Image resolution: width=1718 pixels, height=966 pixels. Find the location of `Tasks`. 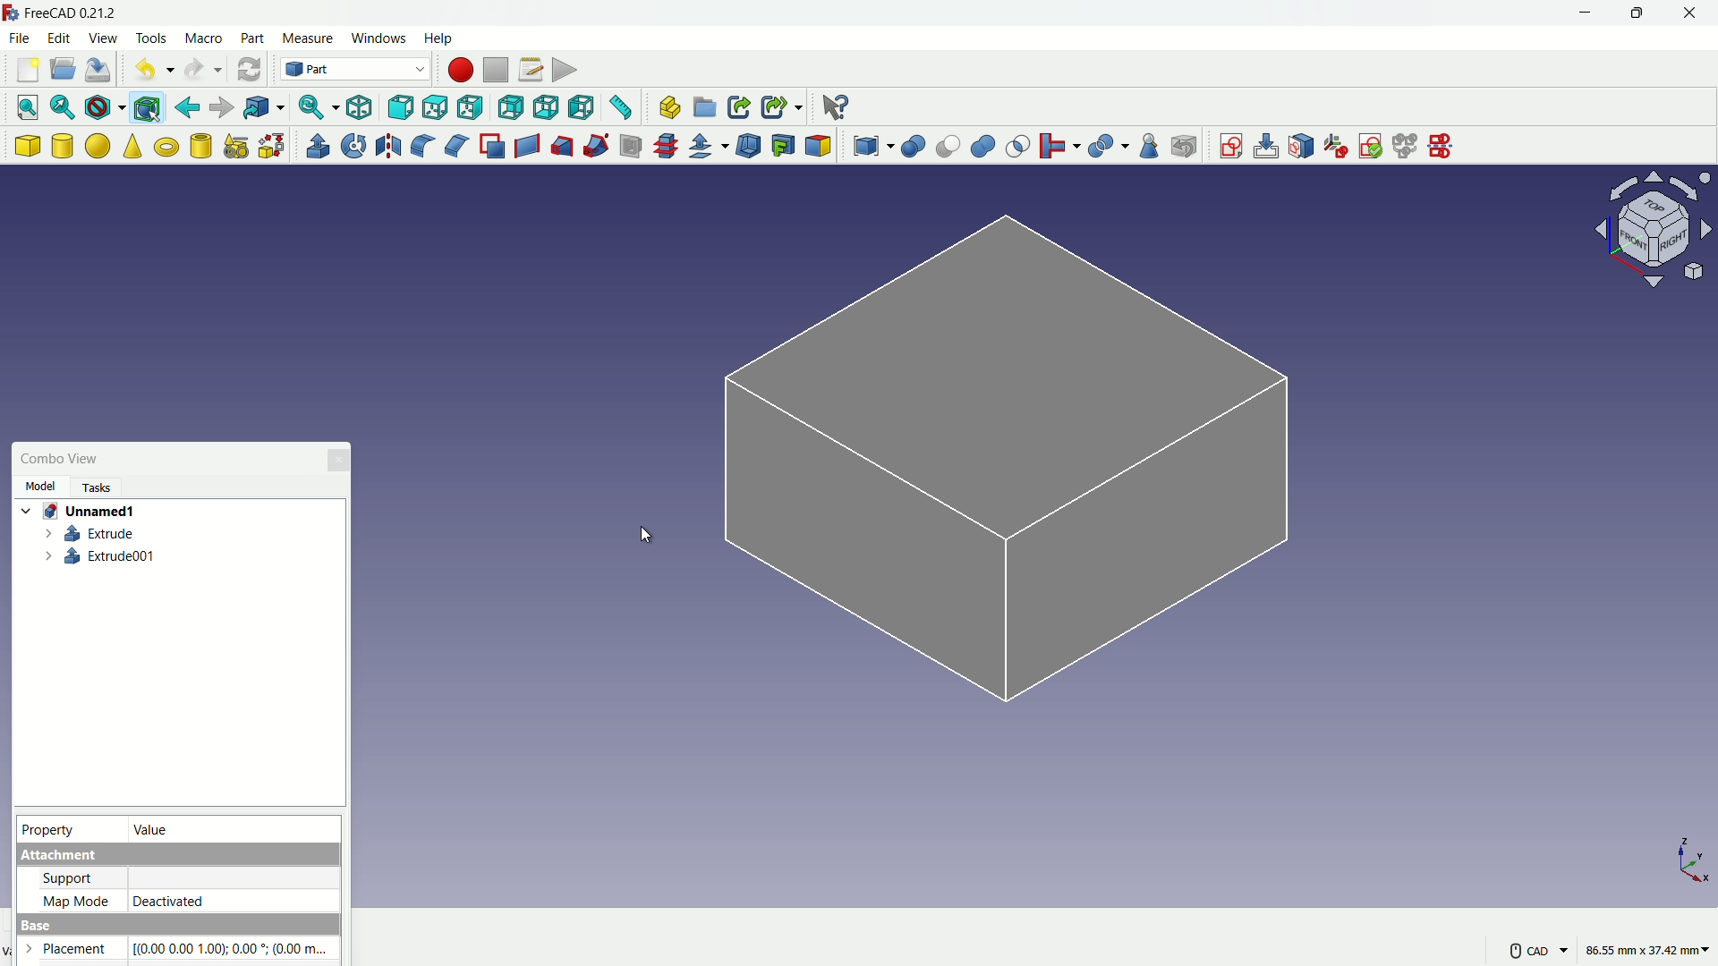

Tasks is located at coordinates (95, 487).